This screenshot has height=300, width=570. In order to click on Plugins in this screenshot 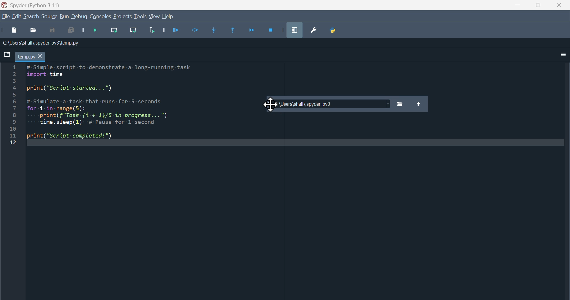, I will do `click(327, 105)`.